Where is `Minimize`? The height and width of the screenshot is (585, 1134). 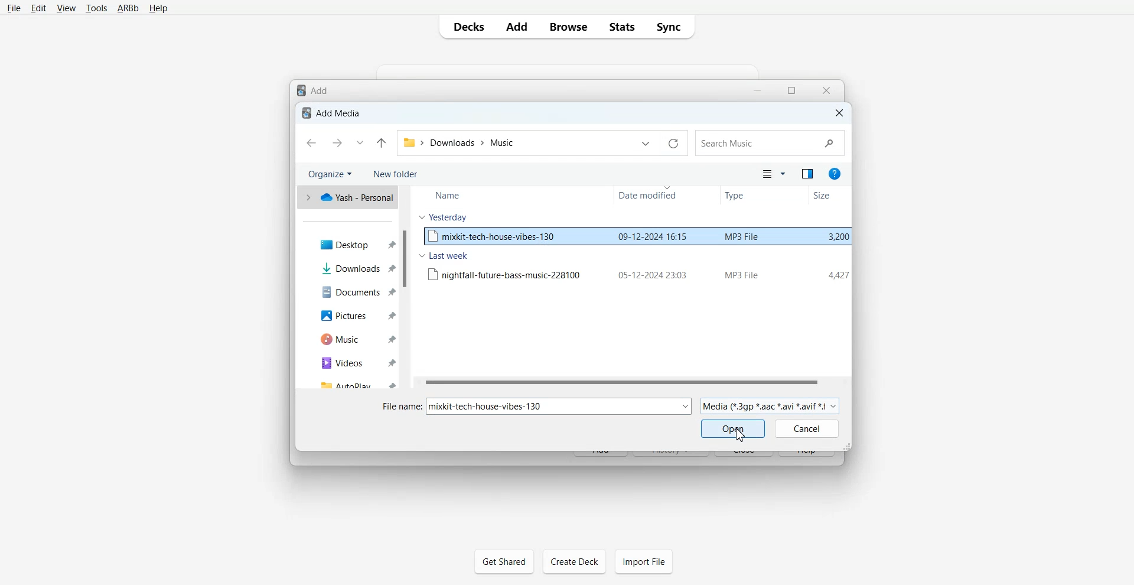 Minimize is located at coordinates (758, 91).